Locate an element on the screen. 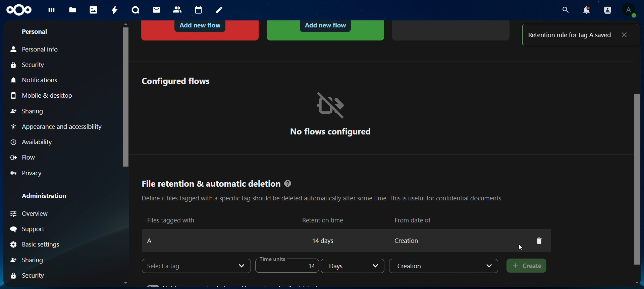 The height and width of the screenshot is (289, 644). File retention & automatic deletion @
Define if files tagged with a specific tag should be deleted automatically after some time. This is useful for confidential documents. is located at coordinates (322, 188).